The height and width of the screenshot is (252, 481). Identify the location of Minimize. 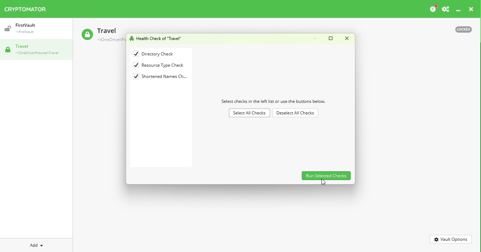
(316, 38).